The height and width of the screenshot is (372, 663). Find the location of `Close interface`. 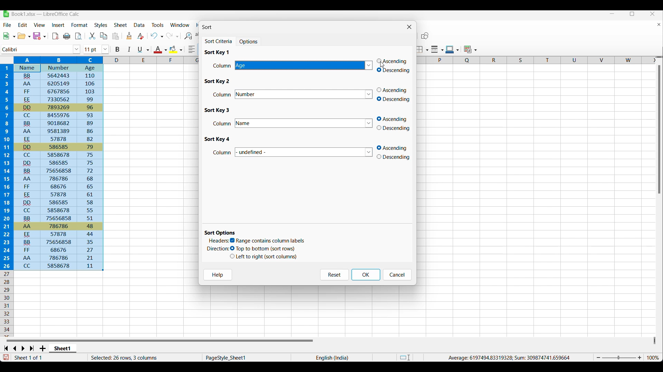

Close interface is located at coordinates (653, 14).